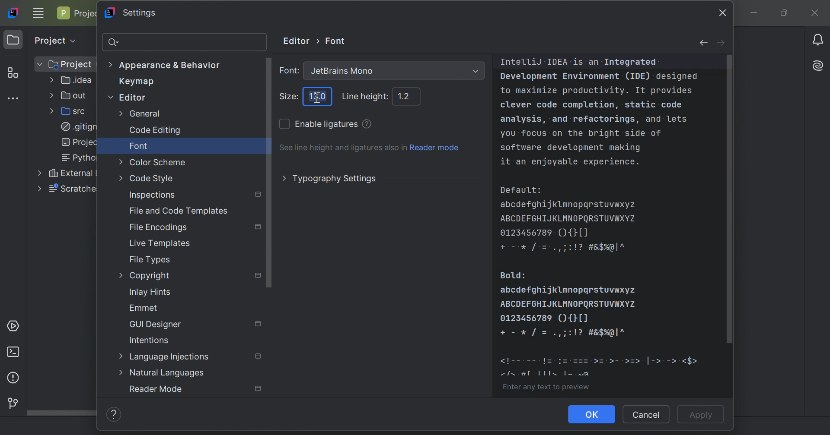 This screenshot has height=435, width=830. Describe the element at coordinates (269, 172) in the screenshot. I see `Scroll bar` at that location.